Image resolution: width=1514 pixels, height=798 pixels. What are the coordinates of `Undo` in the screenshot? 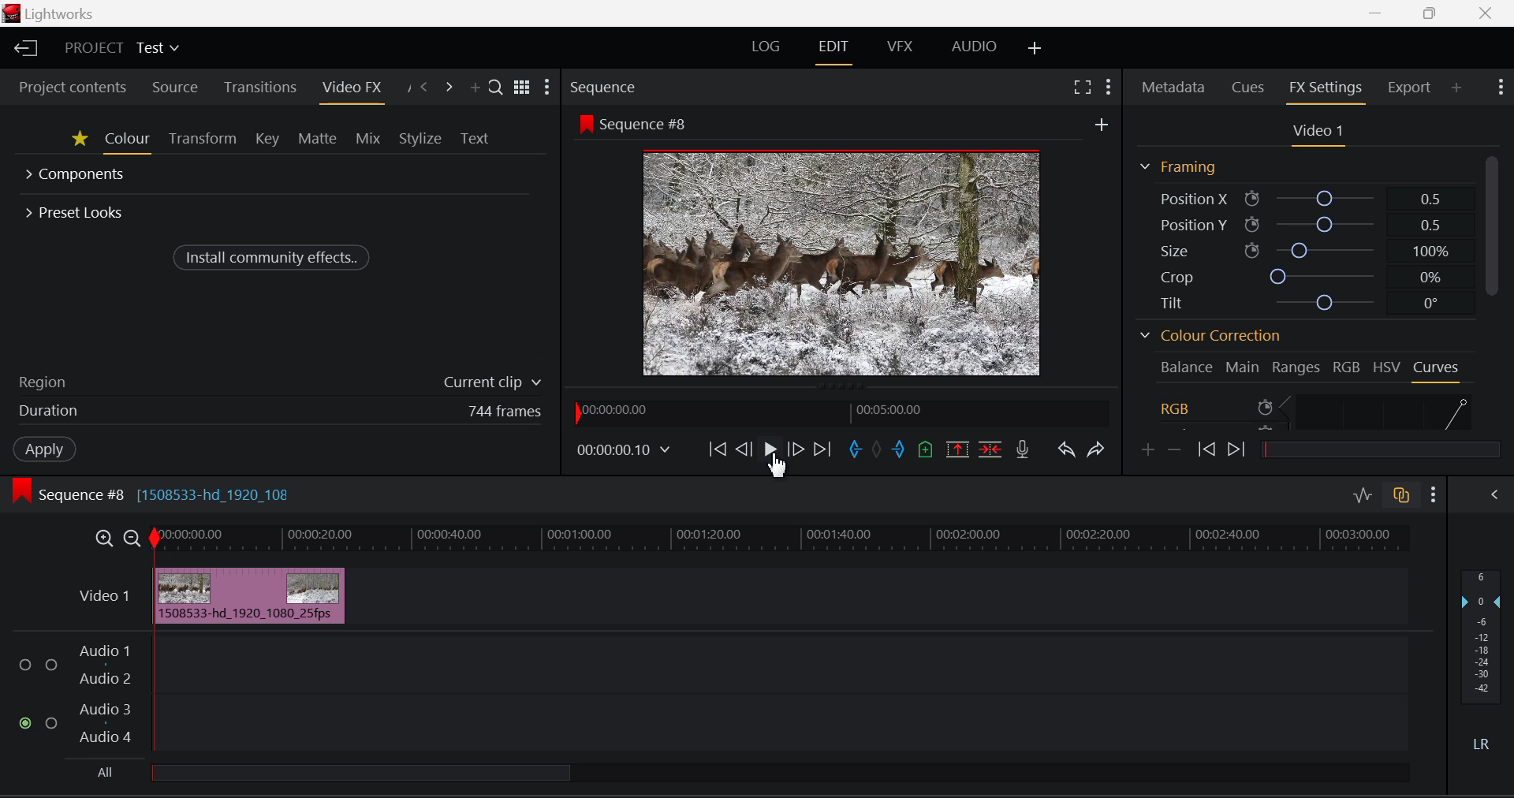 It's located at (1066, 452).